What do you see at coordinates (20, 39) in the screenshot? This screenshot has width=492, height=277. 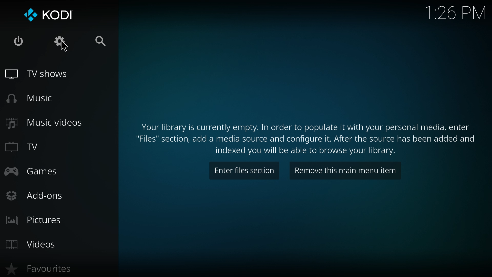 I see `close` at bounding box center [20, 39].